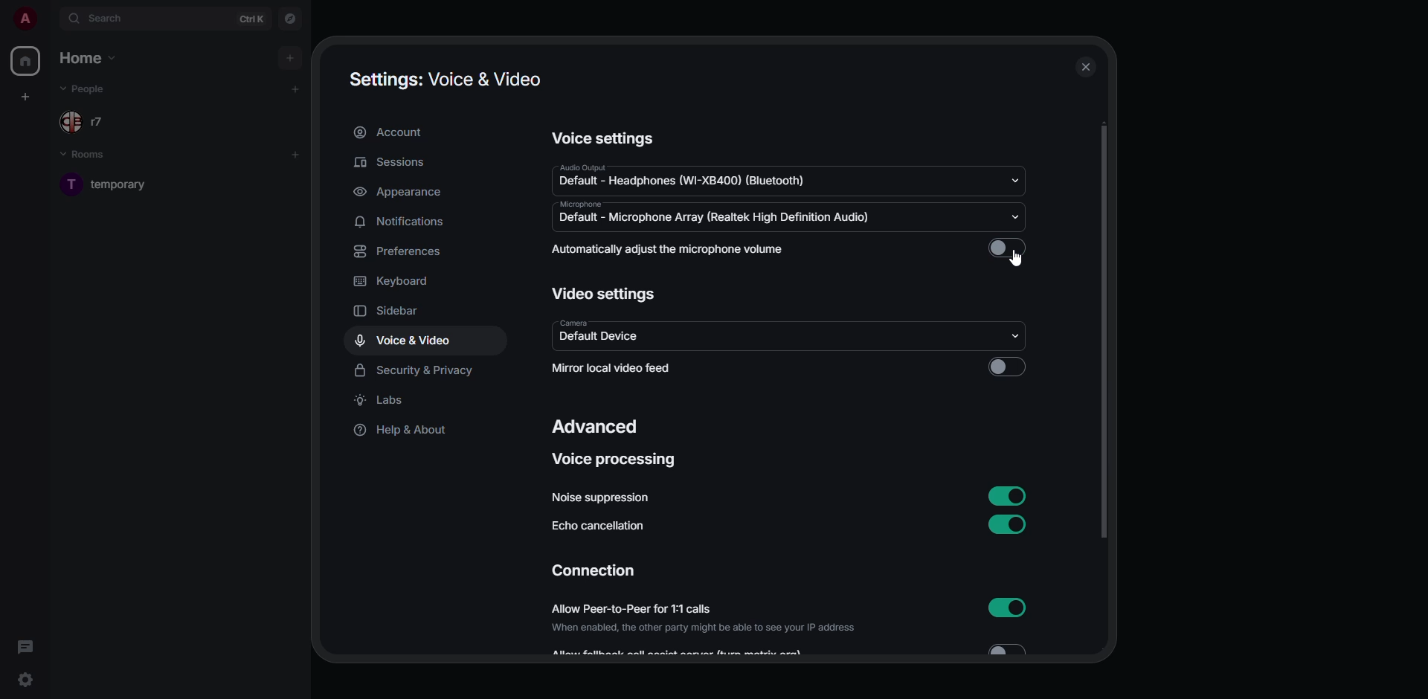 The height and width of the screenshot is (699, 1428). What do you see at coordinates (90, 58) in the screenshot?
I see `home` at bounding box center [90, 58].